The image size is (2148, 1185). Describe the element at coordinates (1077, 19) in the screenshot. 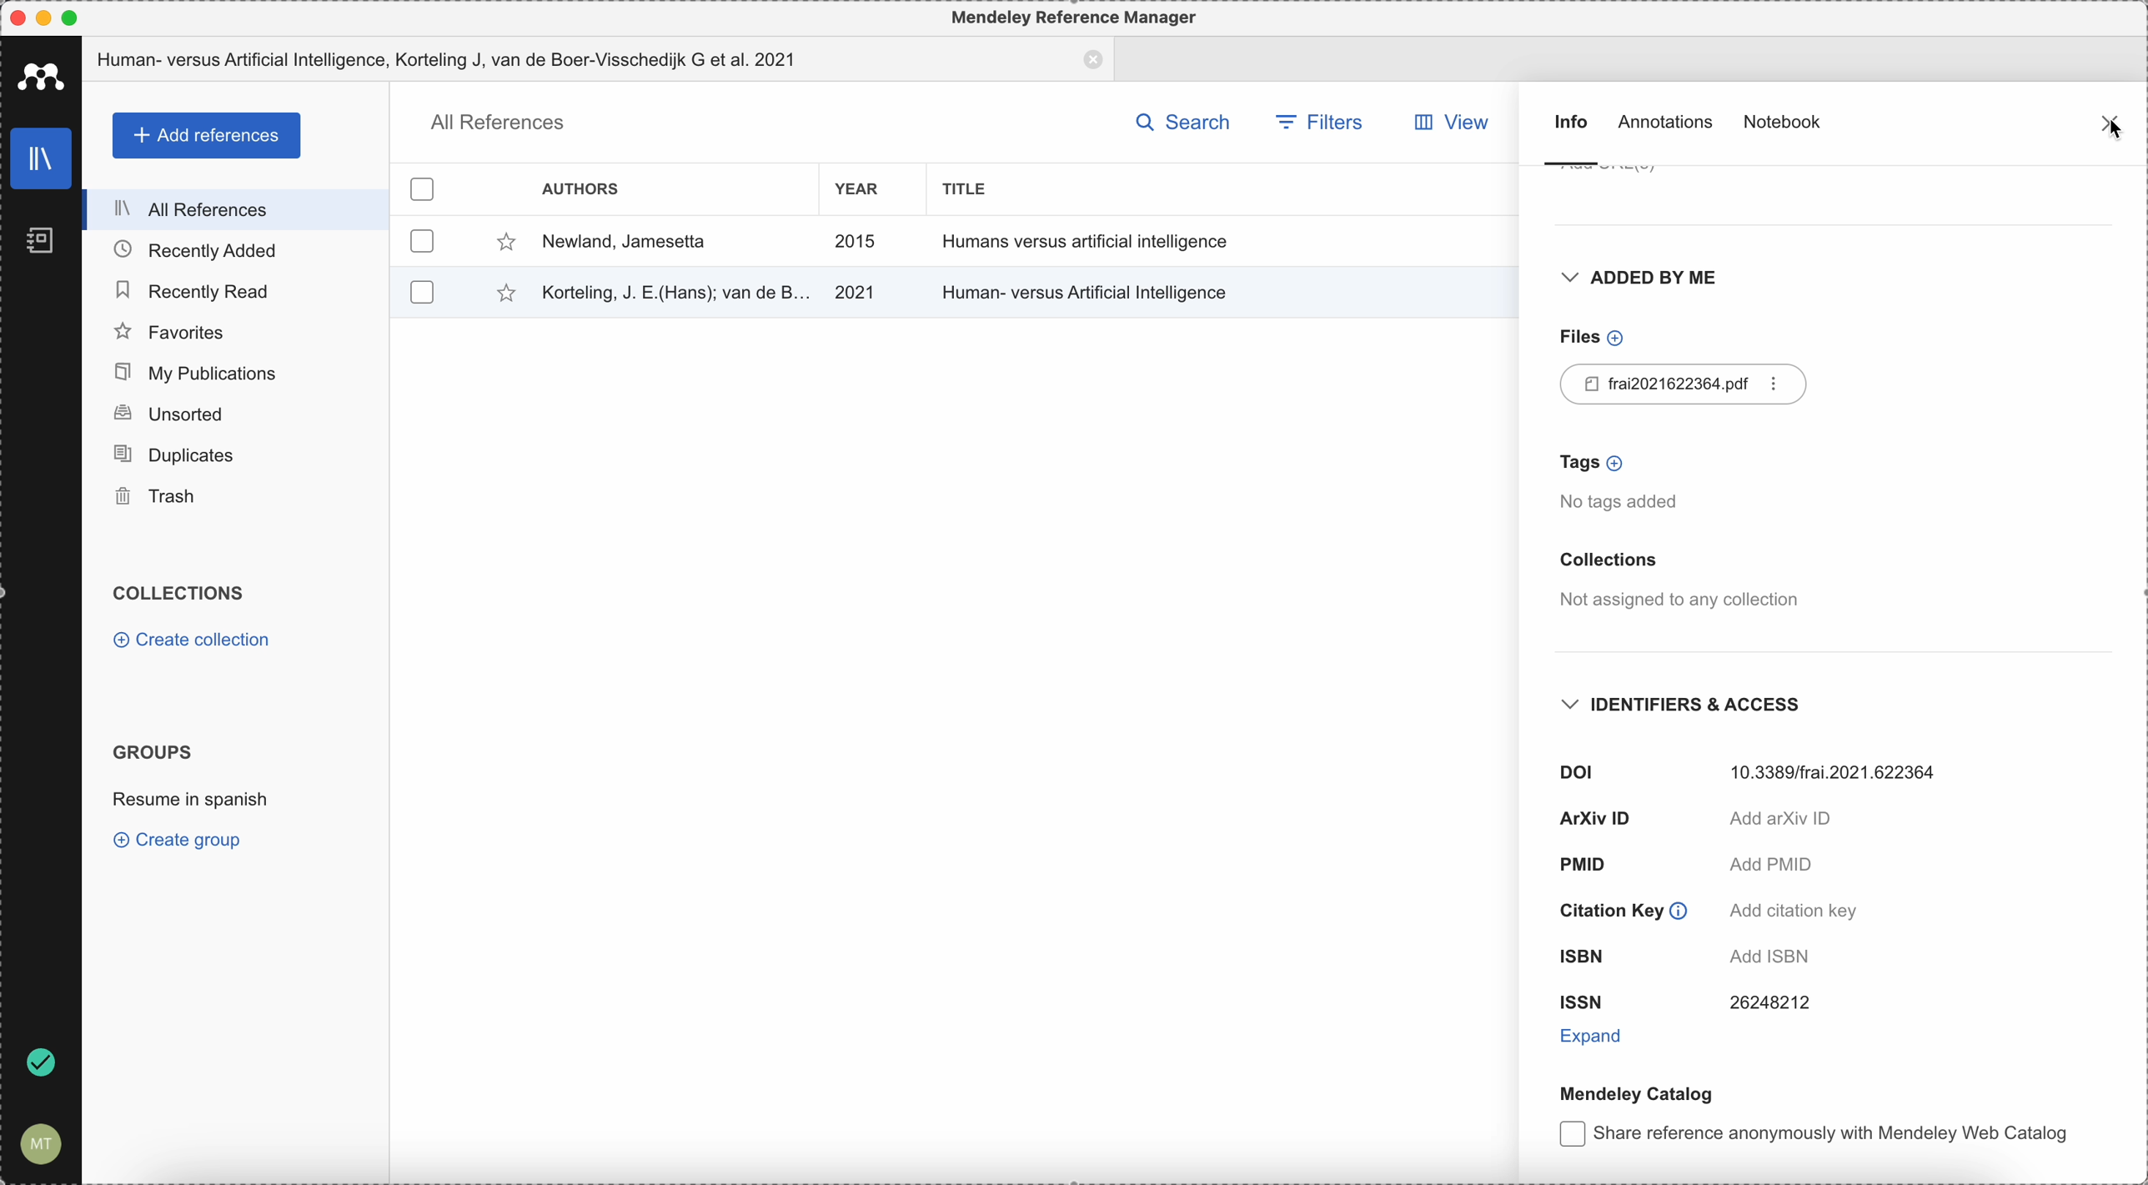

I see `Mendeley Reference Manager` at that location.